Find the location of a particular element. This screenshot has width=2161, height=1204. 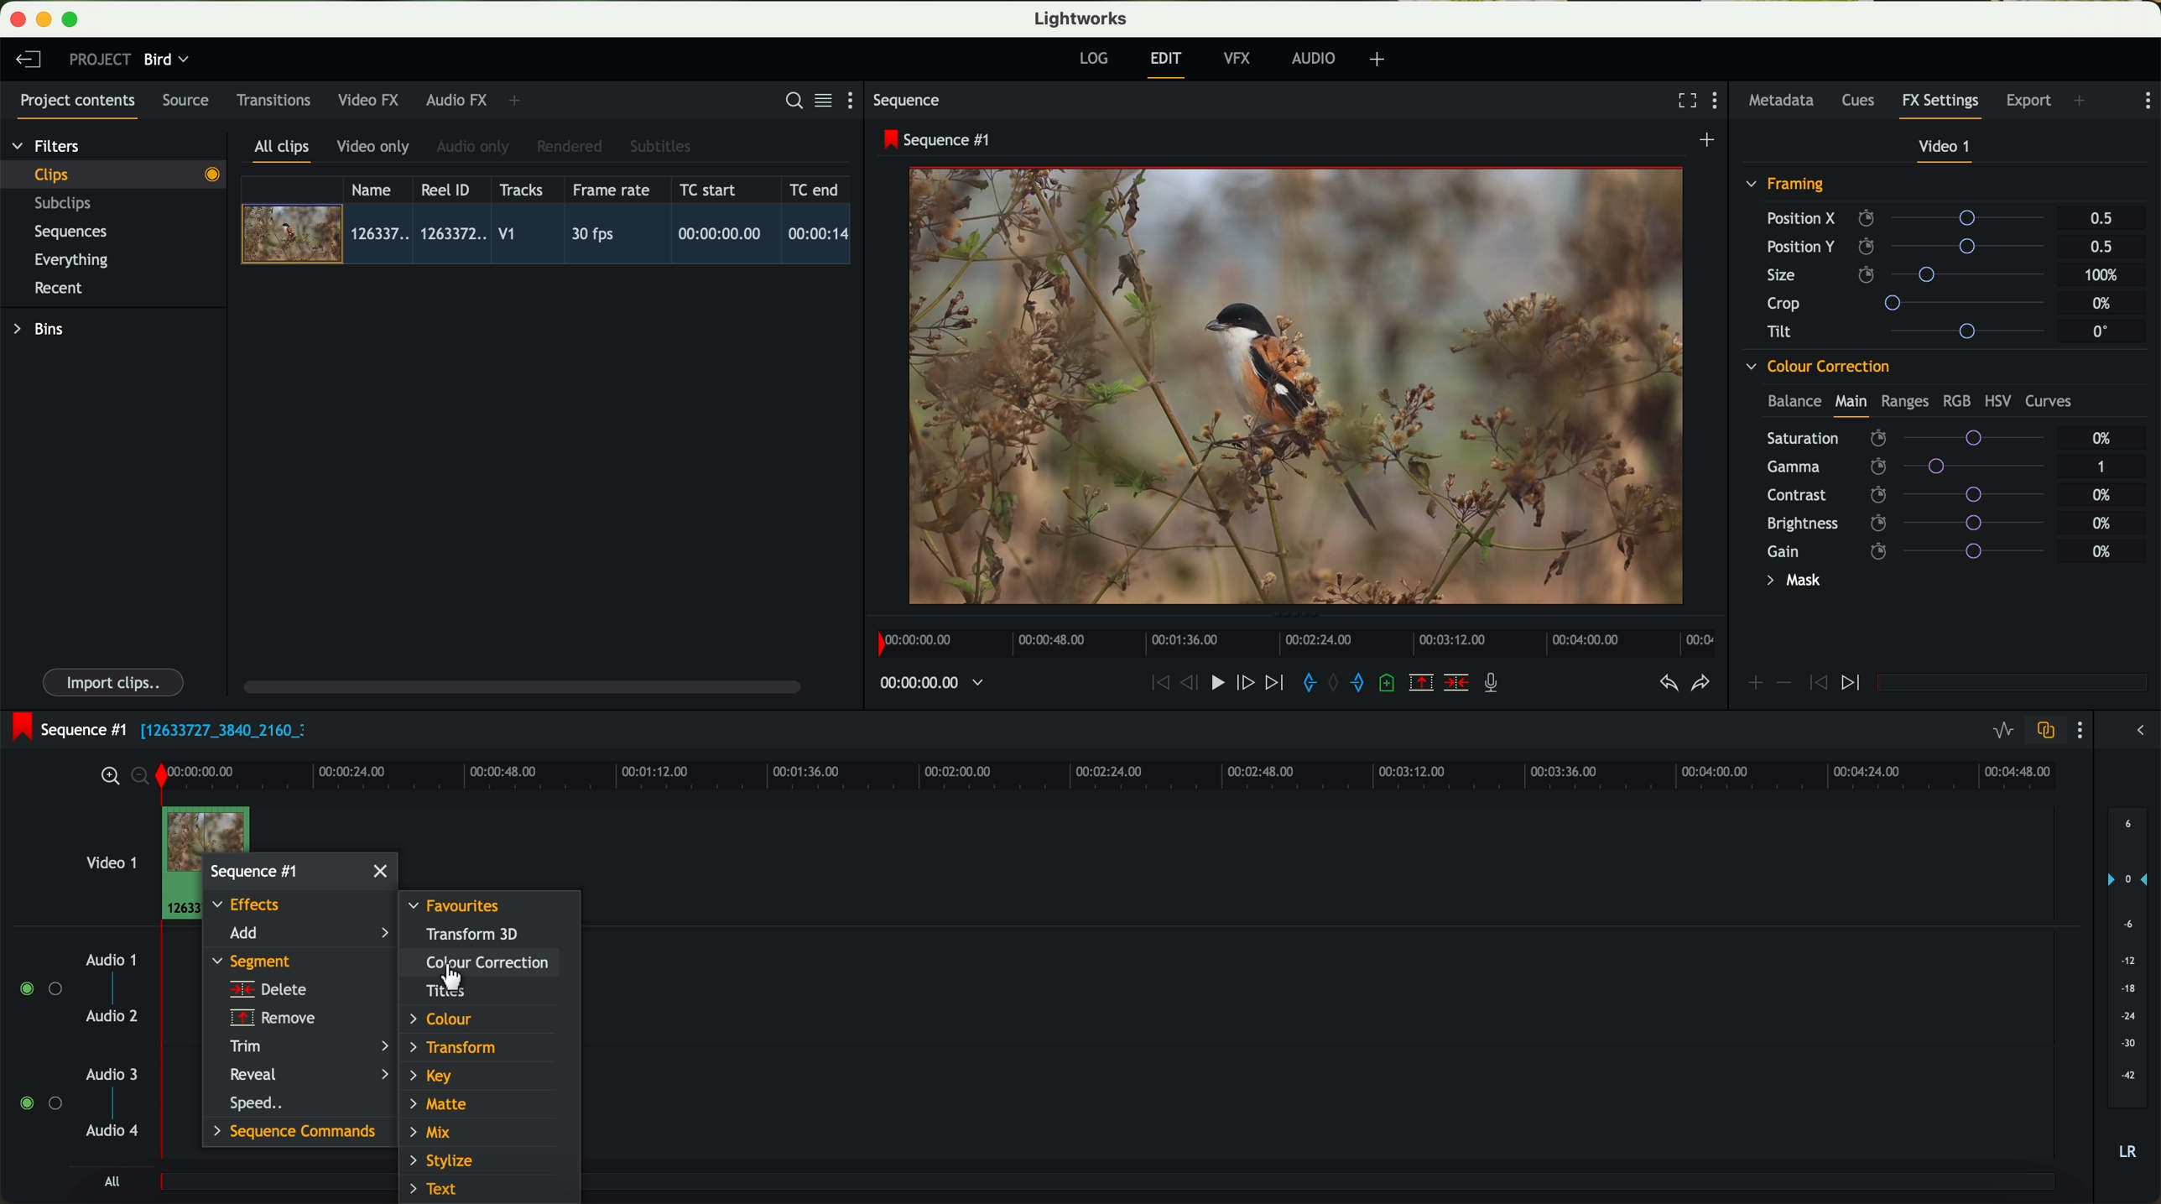

zoom out is located at coordinates (142, 779).